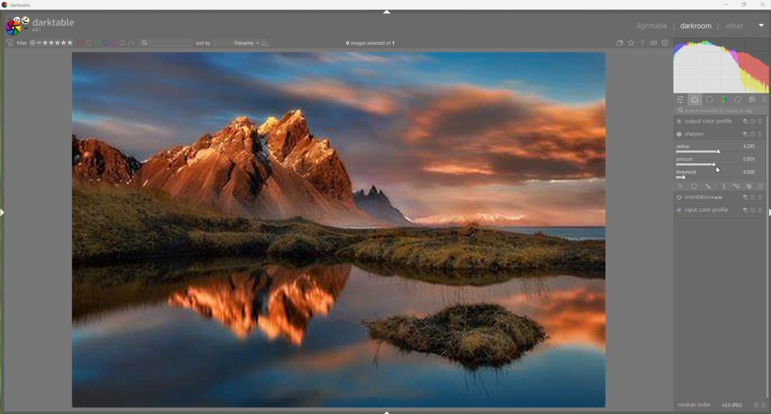  What do you see at coordinates (33, 43) in the screenshot?
I see `close` at bounding box center [33, 43].